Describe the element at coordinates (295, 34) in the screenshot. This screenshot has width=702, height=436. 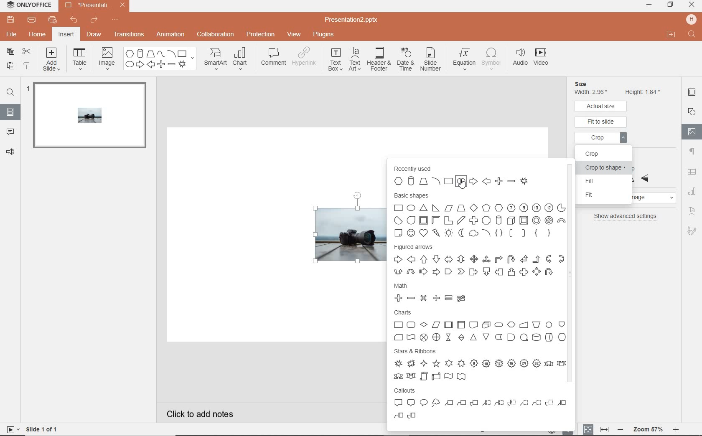
I see `view` at that location.